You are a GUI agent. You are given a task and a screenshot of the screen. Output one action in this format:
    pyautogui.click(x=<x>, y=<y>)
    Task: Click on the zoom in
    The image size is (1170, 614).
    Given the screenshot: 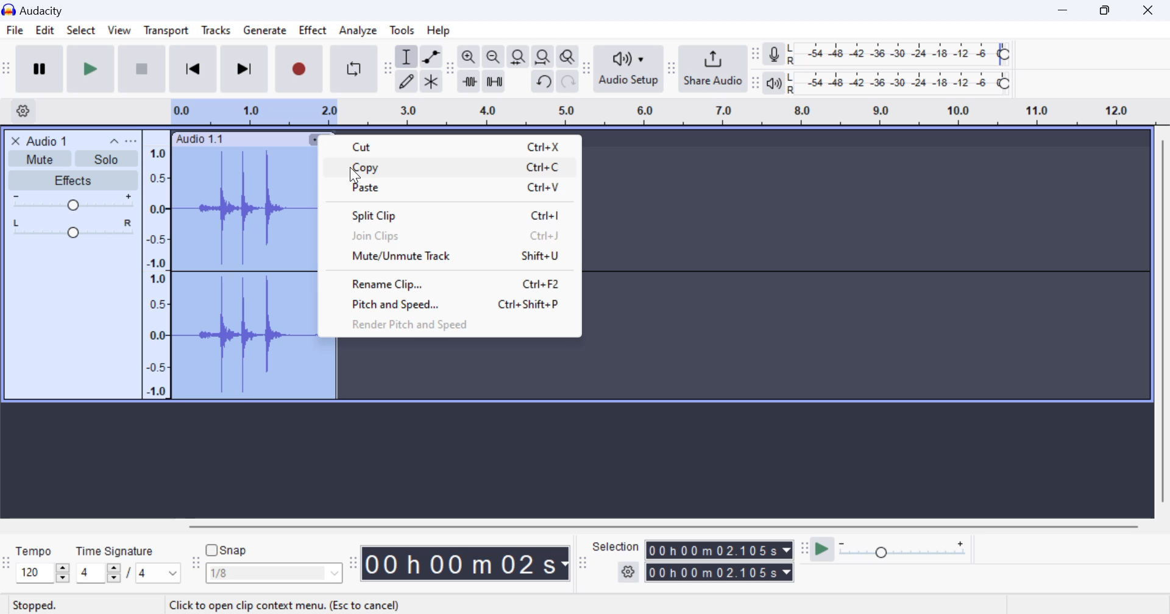 What is the action you would take?
    pyautogui.click(x=469, y=57)
    